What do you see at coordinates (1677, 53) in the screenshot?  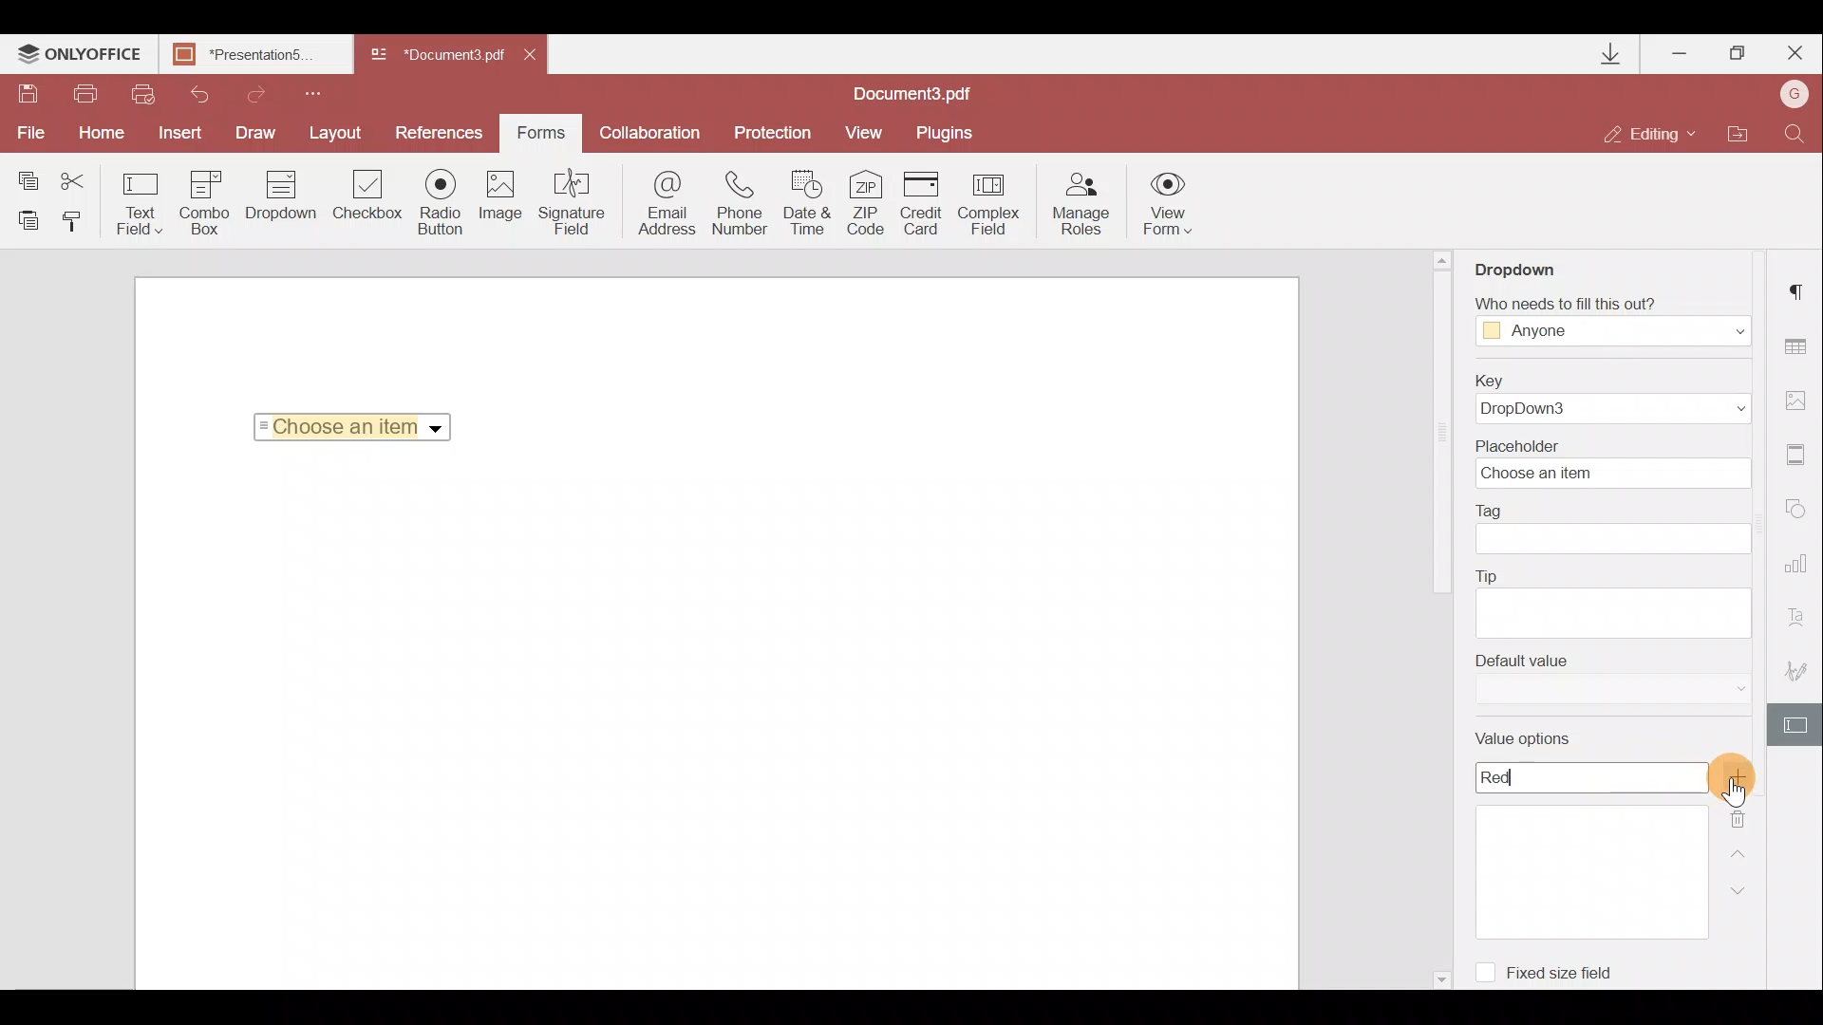 I see `Minimize` at bounding box center [1677, 53].